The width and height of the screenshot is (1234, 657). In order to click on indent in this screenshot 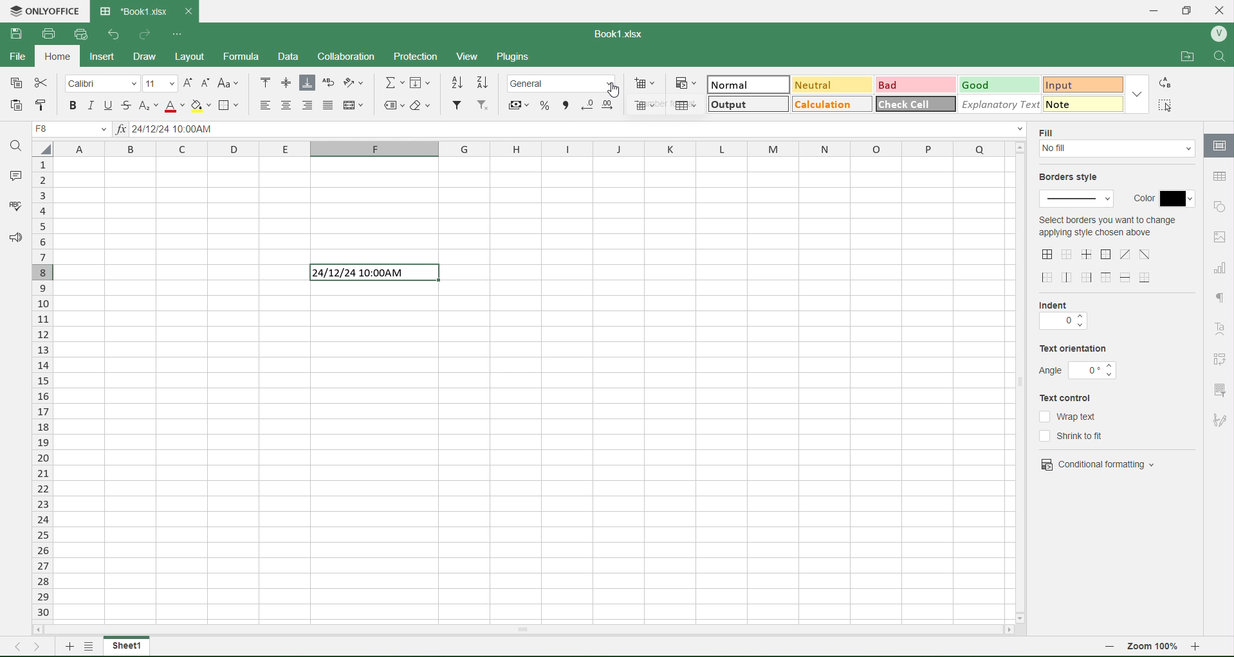, I will do `click(1062, 323)`.